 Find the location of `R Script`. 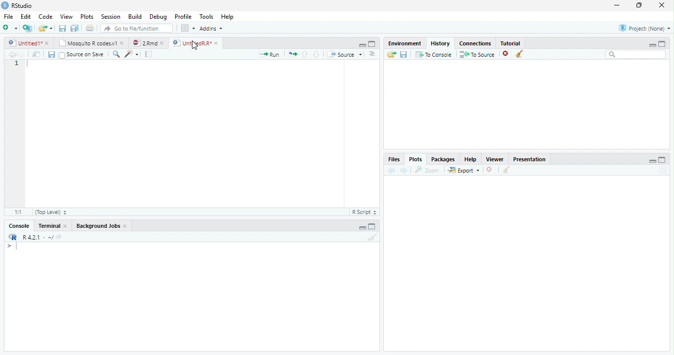

R Script is located at coordinates (366, 212).